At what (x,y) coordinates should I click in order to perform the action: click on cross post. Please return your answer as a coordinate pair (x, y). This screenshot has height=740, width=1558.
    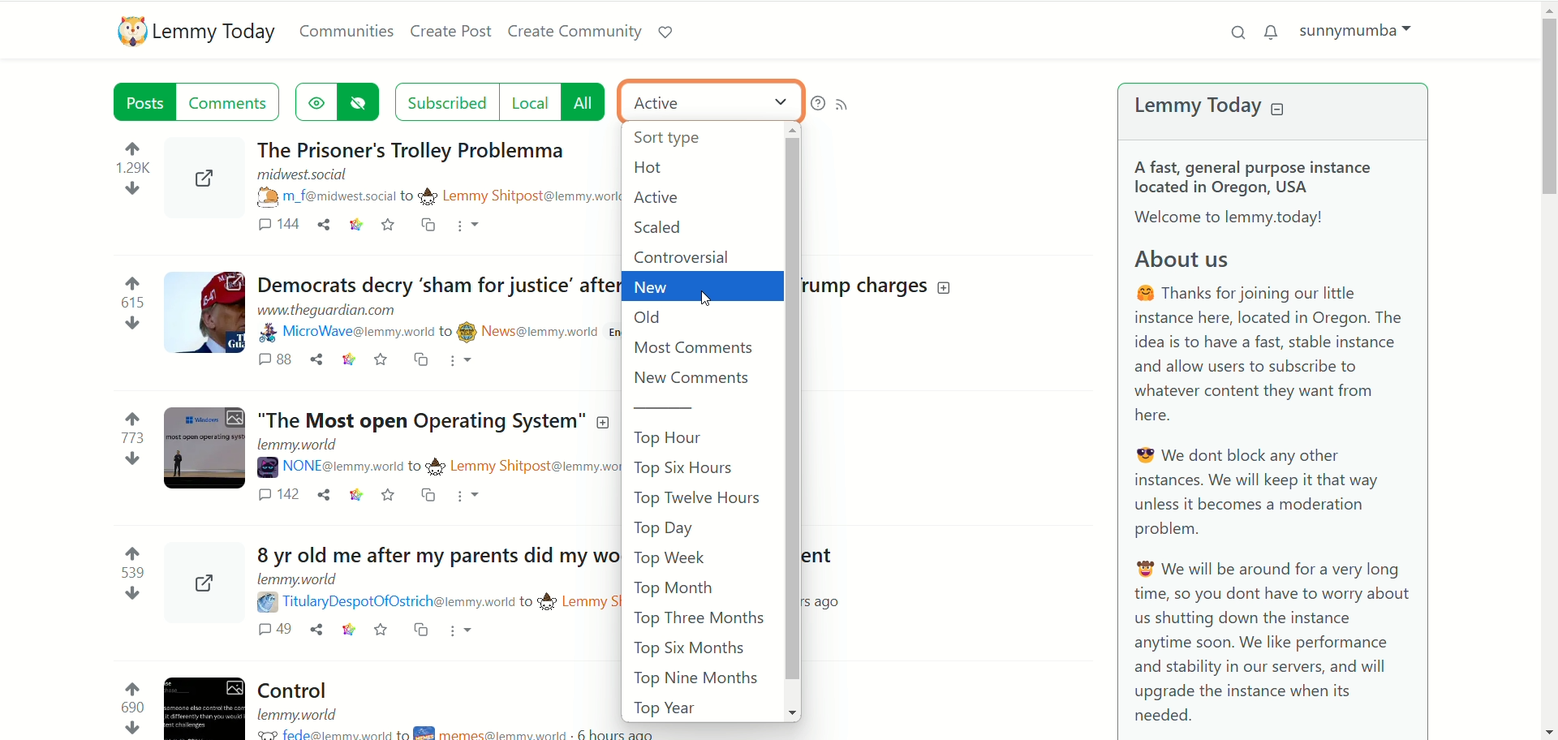
    Looking at the image, I should click on (431, 226).